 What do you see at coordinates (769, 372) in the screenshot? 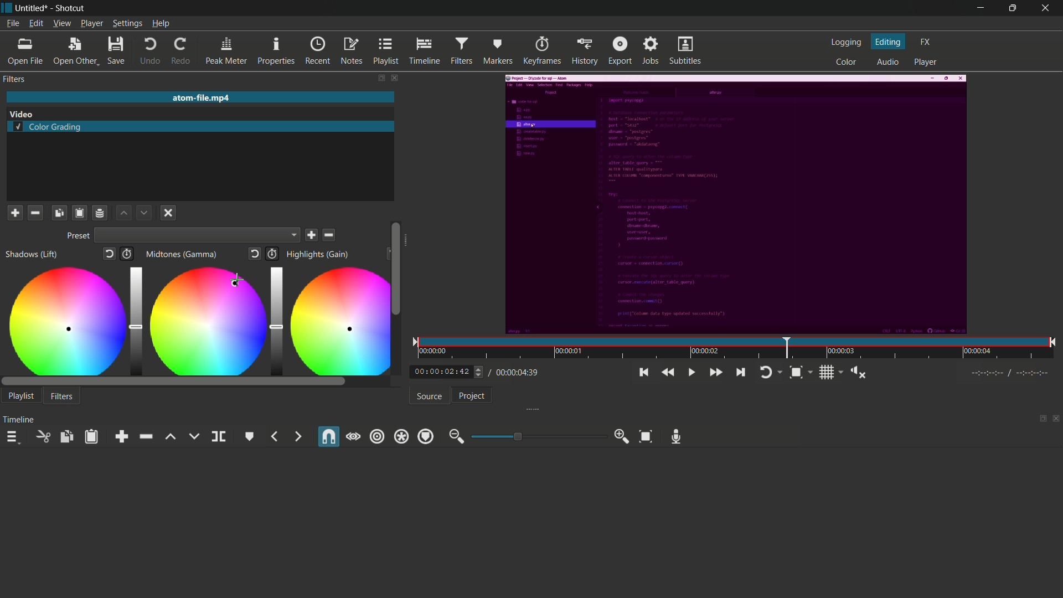
I see `toggle player looping` at bounding box center [769, 372].